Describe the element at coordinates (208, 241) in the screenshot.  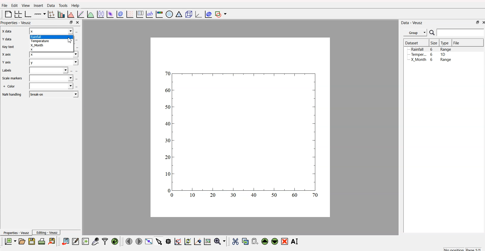
I see `reset graph axes` at that location.